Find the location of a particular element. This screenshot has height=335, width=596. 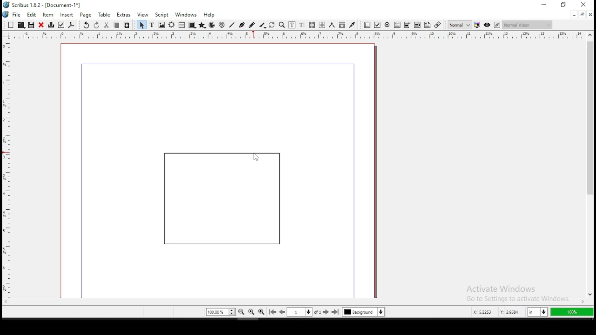

shape is located at coordinates (192, 25).